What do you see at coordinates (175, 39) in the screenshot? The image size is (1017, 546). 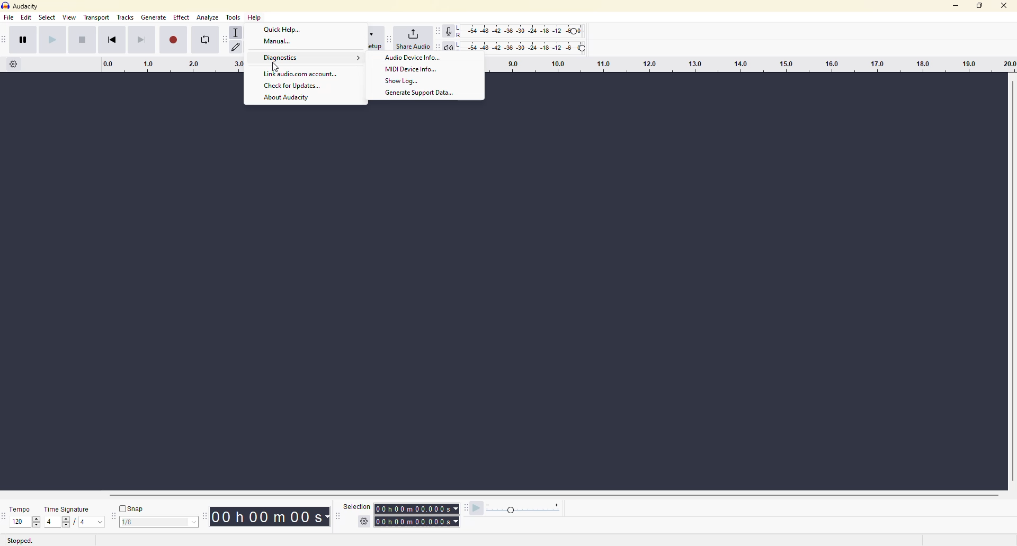 I see `record` at bounding box center [175, 39].